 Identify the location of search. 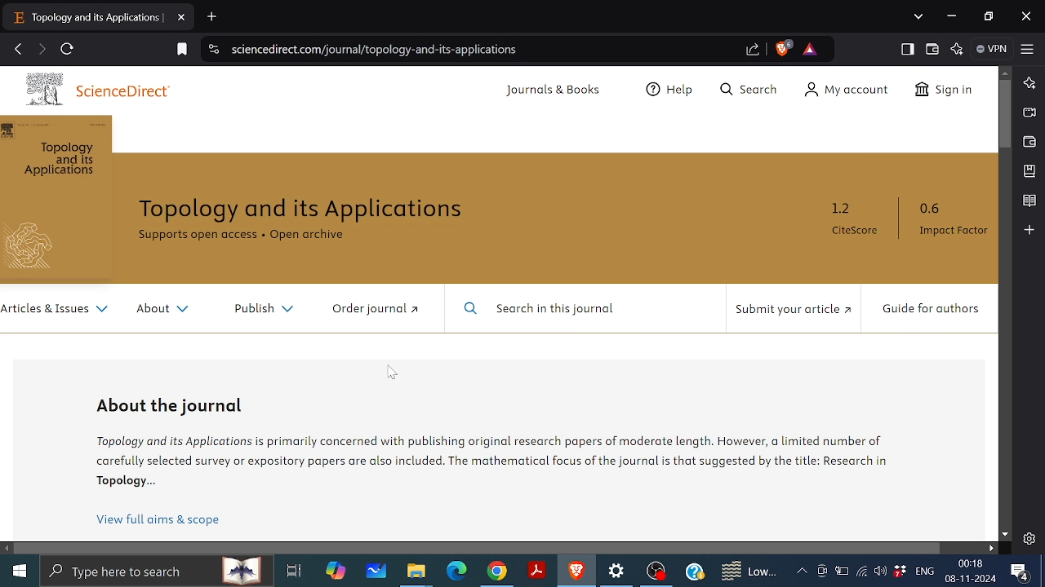
(160, 572).